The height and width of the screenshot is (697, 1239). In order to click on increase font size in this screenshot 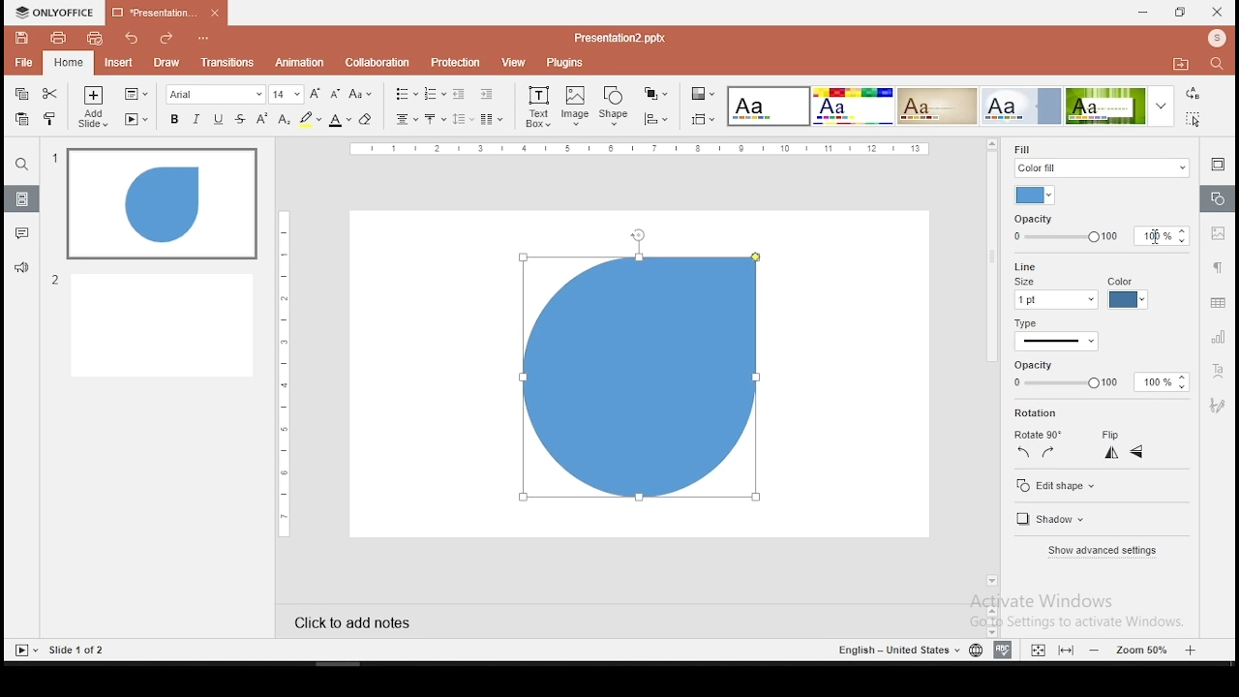, I will do `click(316, 93)`.